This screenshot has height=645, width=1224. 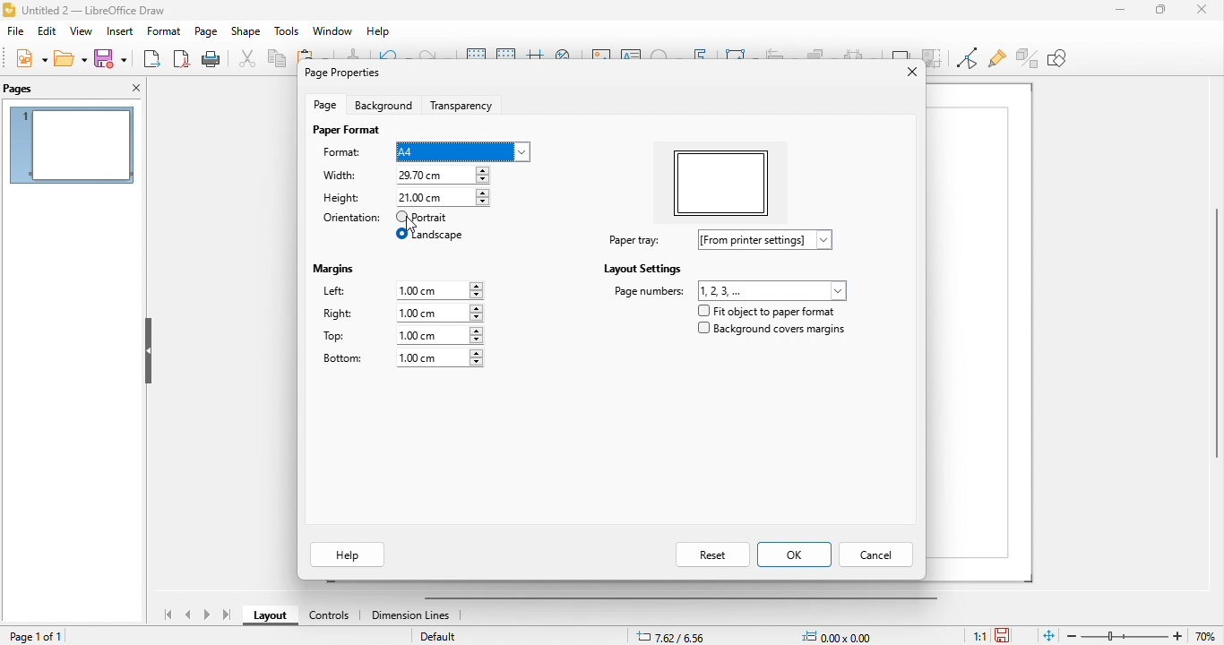 What do you see at coordinates (341, 199) in the screenshot?
I see `height` at bounding box center [341, 199].